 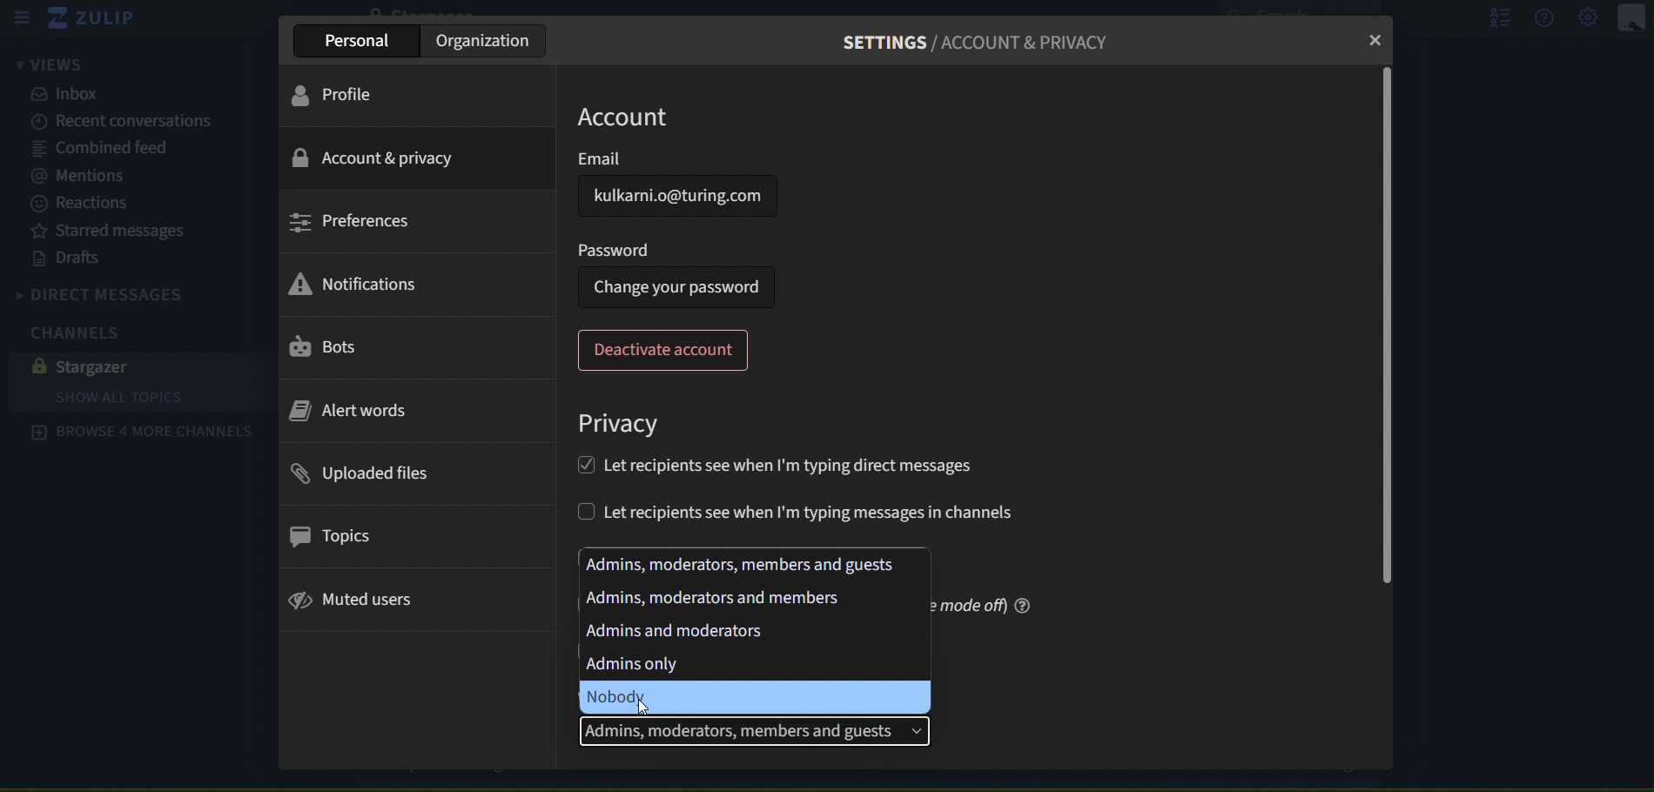 I want to click on zulip, so click(x=98, y=22).